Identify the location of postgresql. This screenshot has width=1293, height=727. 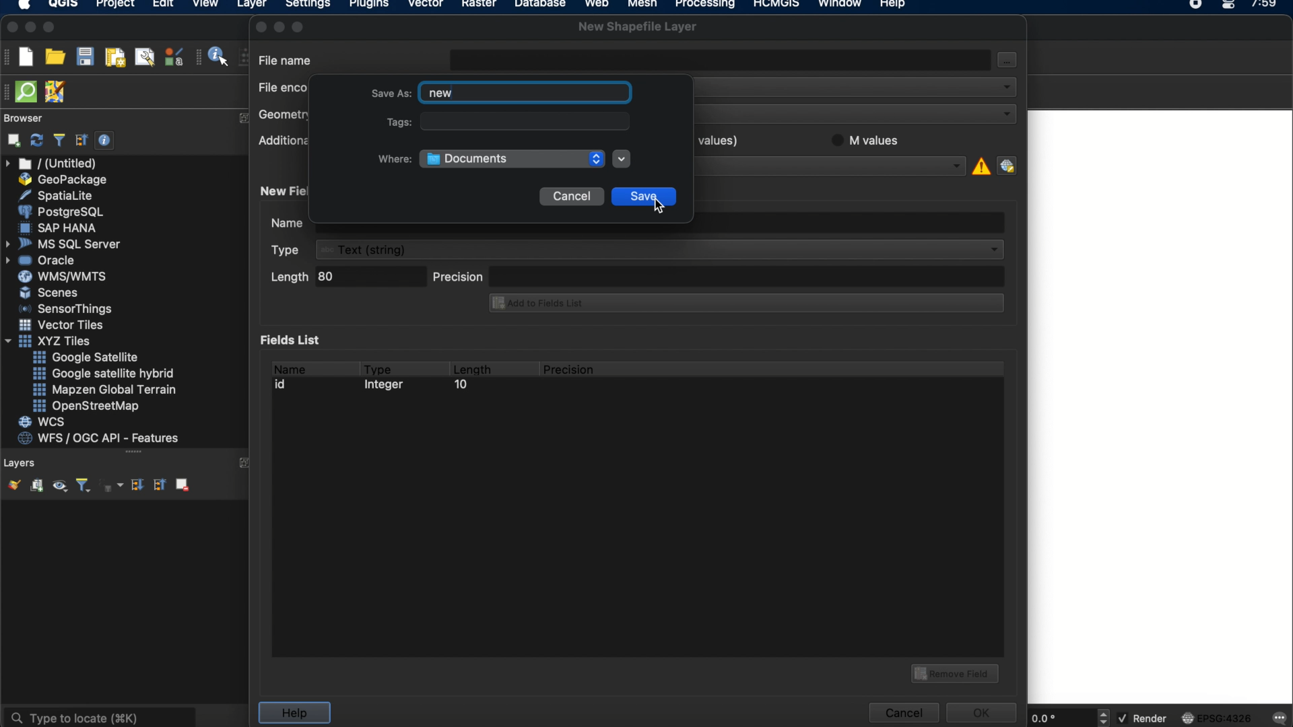
(61, 212).